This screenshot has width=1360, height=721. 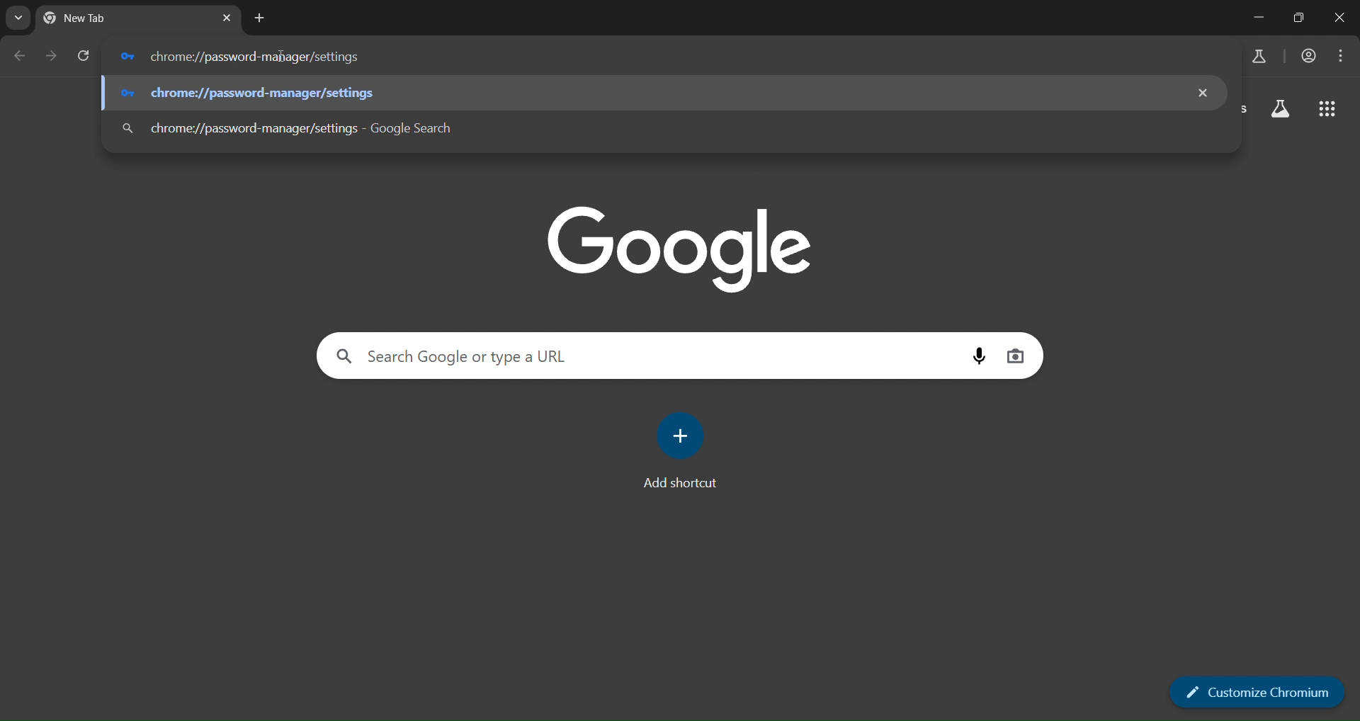 I want to click on Google, so click(x=679, y=246).